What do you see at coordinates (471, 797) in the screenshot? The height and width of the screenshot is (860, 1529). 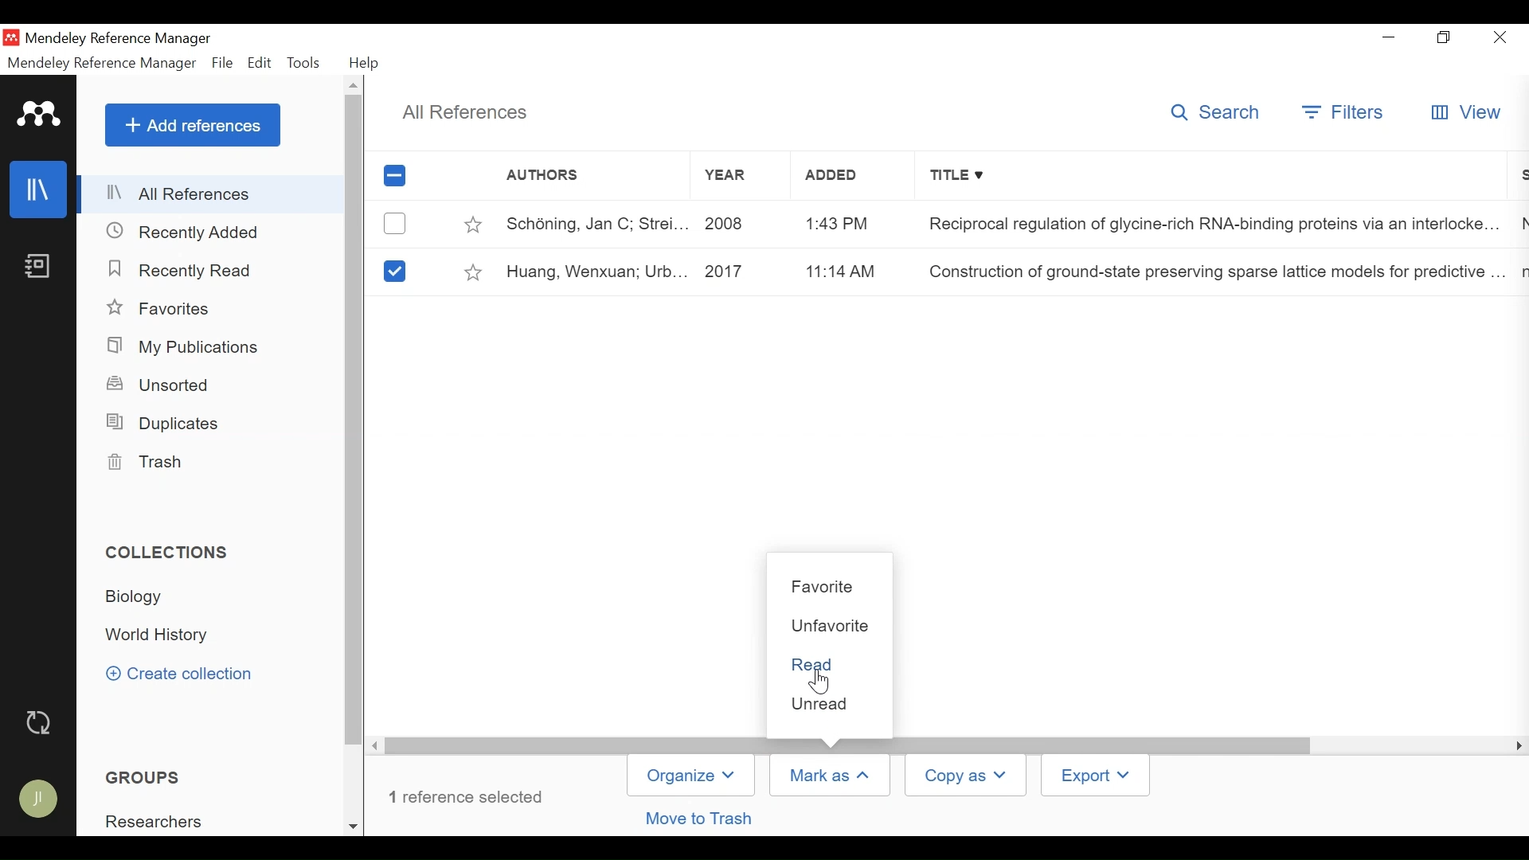 I see `number of reference selected` at bounding box center [471, 797].